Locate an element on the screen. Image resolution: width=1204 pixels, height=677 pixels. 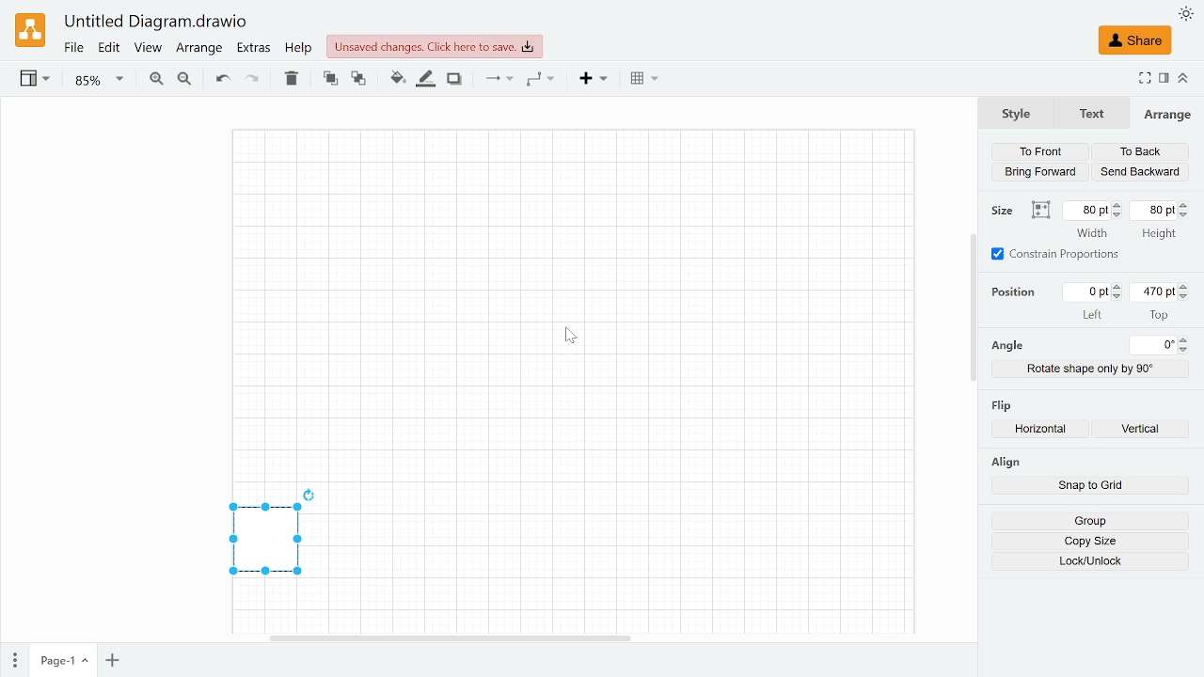
To font is located at coordinates (330, 79).